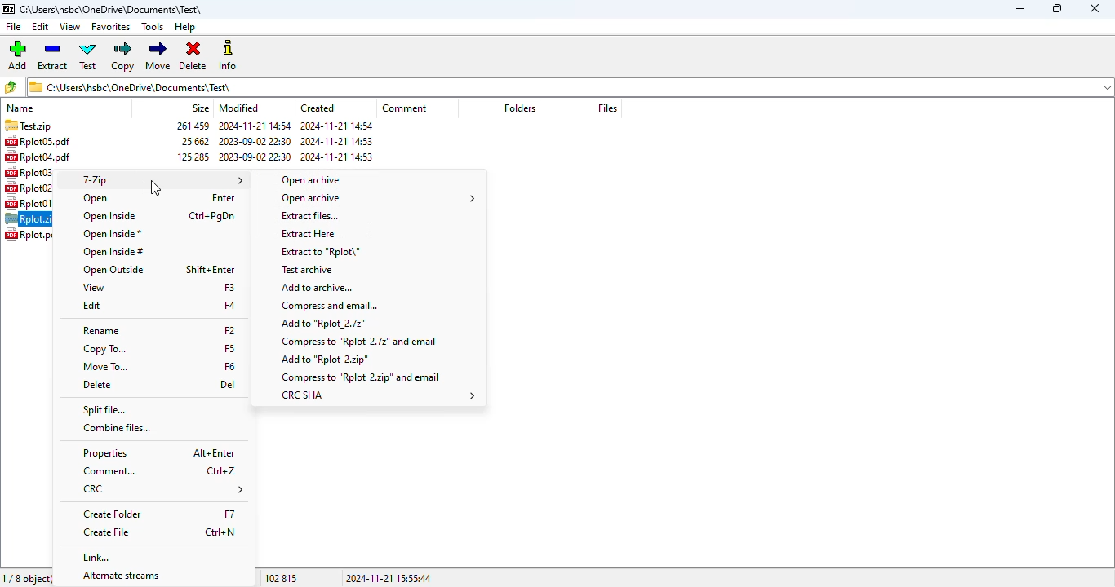  I want to click on edit, so click(91, 306).